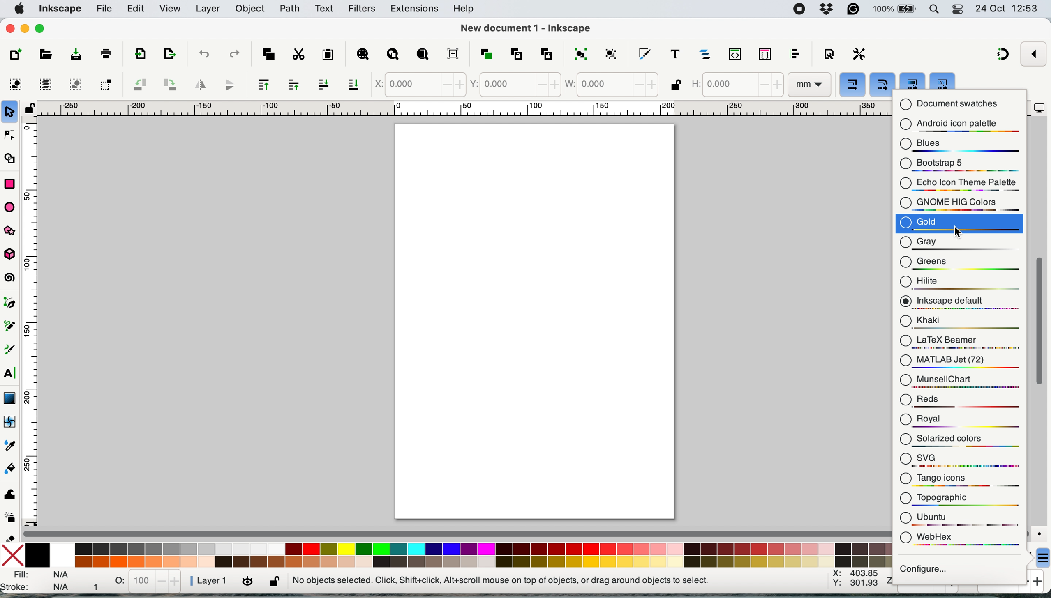 This screenshot has width=1051, height=598. Describe the element at coordinates (1000, 56) in the screenshot. I see `snapping` at that location.